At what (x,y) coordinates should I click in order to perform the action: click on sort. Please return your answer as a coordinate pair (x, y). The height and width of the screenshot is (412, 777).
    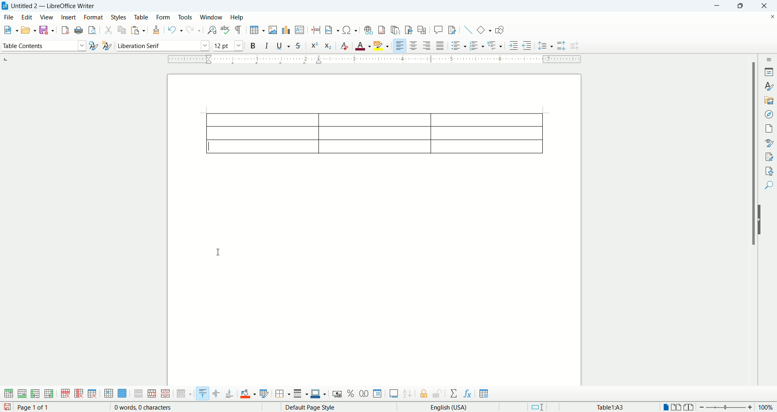
    Looking at the image, I should click on (407, 395).